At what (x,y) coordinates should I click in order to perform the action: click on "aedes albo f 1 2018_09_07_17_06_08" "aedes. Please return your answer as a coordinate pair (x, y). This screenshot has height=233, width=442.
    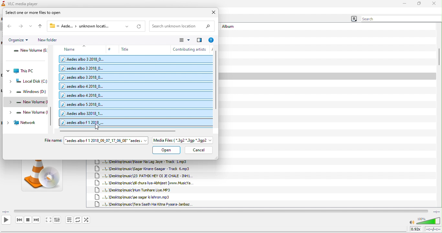
    Looking at the image, I should click on (106, 140).